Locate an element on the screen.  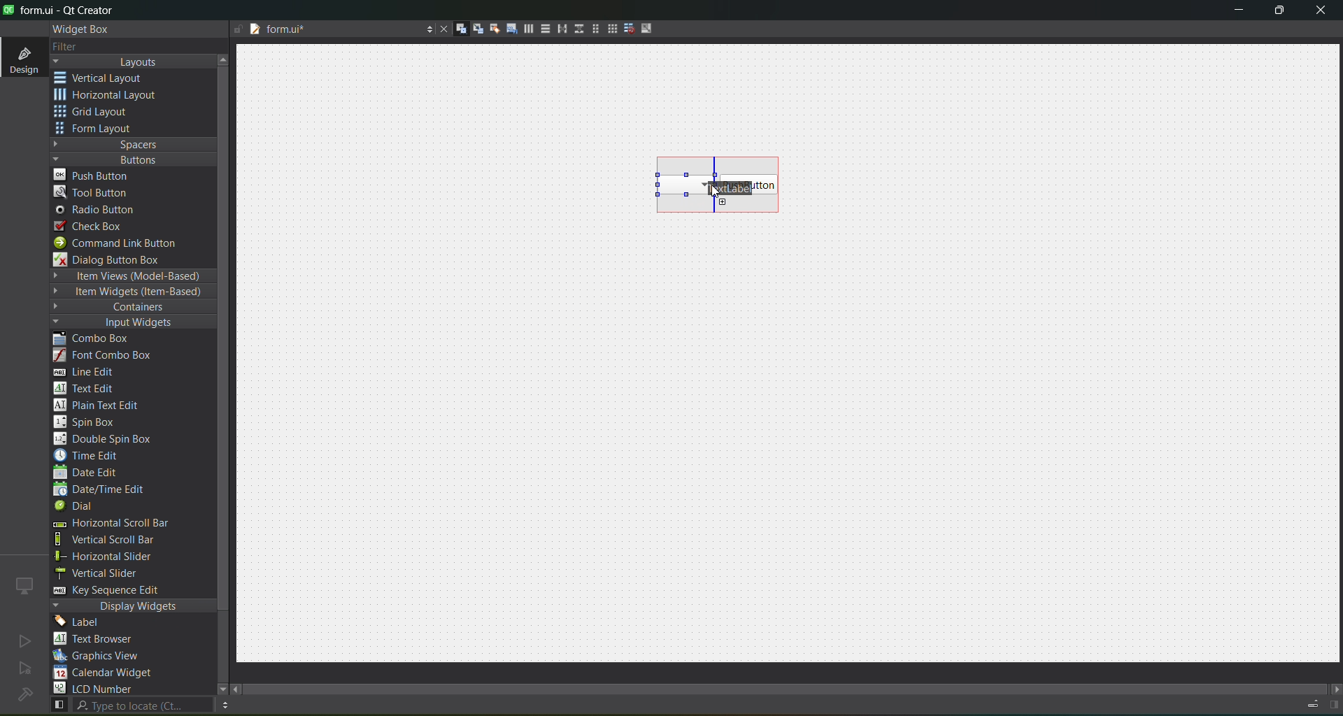
icon is located at coordinates (25, 585).